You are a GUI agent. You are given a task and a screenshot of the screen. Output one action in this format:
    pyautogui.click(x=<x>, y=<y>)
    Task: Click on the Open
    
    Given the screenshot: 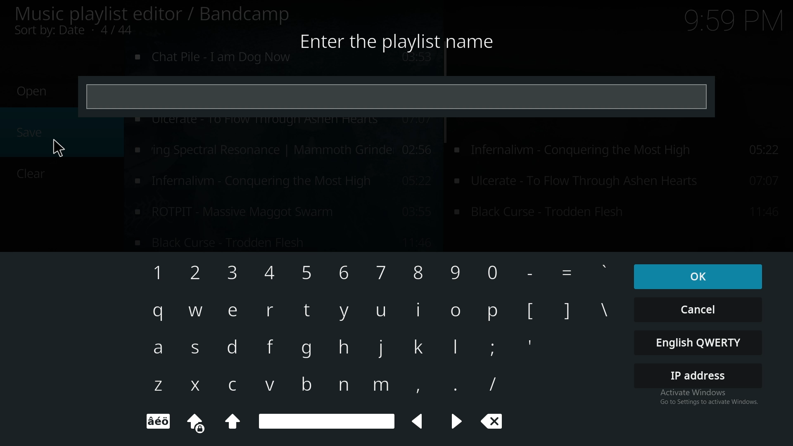 What is the action you would take?
    pyautogui.click(x=32, y=92)
    